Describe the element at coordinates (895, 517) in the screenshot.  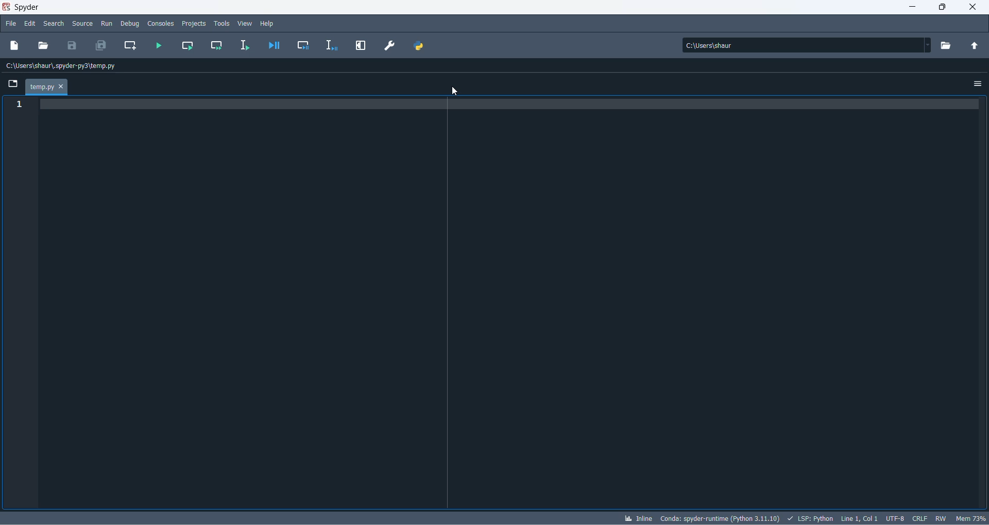
I see `chatset` at that location.